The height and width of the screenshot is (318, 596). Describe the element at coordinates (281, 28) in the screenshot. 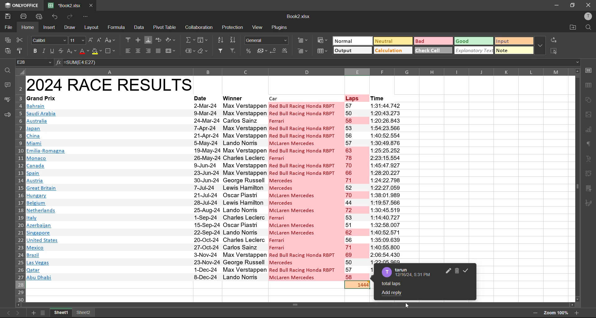

I see `plugins` at that location.